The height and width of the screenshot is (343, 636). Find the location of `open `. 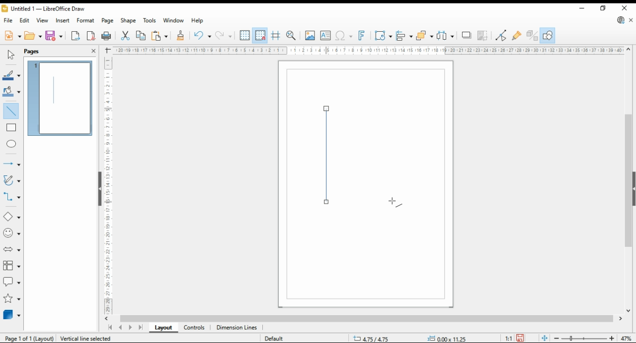

open  is located at coordinates (33, 36).